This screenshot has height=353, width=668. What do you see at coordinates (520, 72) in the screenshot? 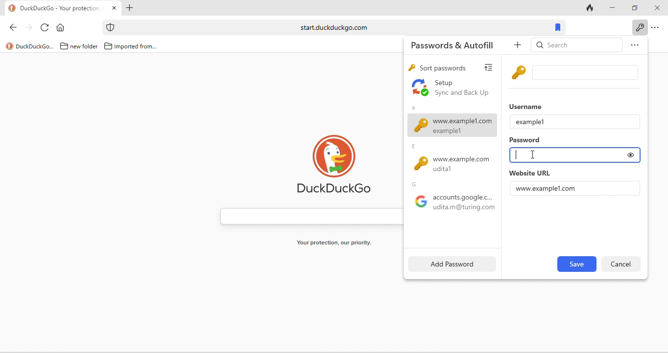
I see `key icon` at bounding box center [520, 72].